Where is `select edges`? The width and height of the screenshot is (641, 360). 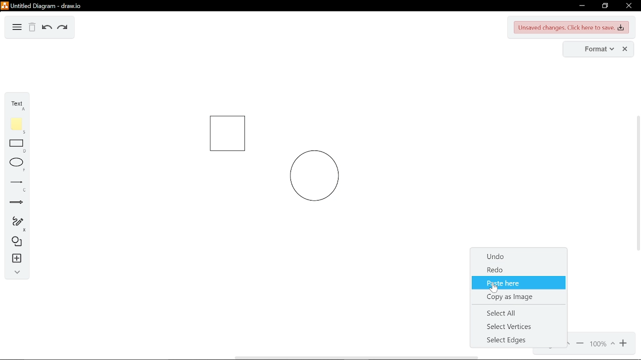
select edges is located at coordinates (520, 339).